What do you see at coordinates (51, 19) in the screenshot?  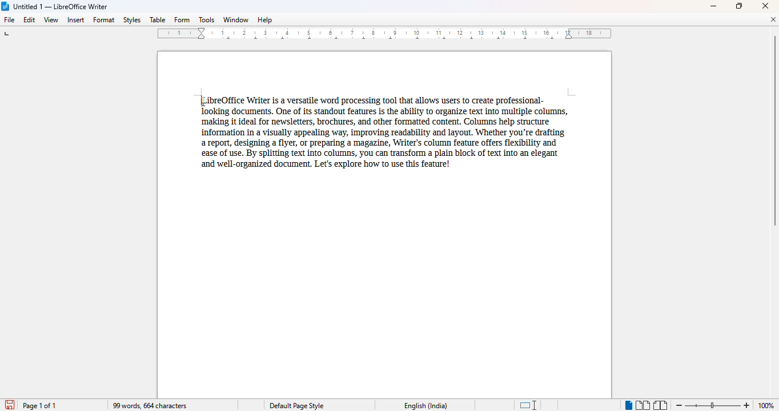 I see `view` at bounding box center [51, 19].